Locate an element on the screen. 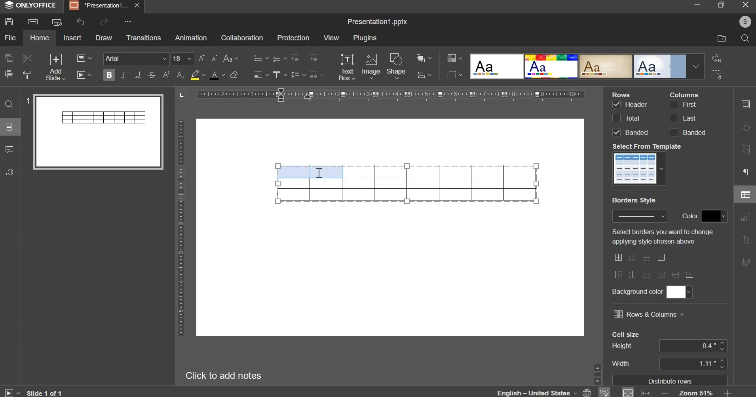 Image resolution: width=756 pixels, height=397 pixels. text color is located at coordinates (217, 75).